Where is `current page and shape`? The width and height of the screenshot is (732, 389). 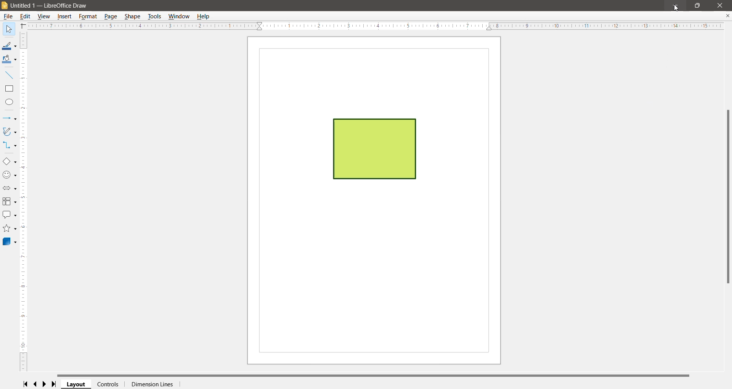
current page and shape is located at coordinates (378, 201).